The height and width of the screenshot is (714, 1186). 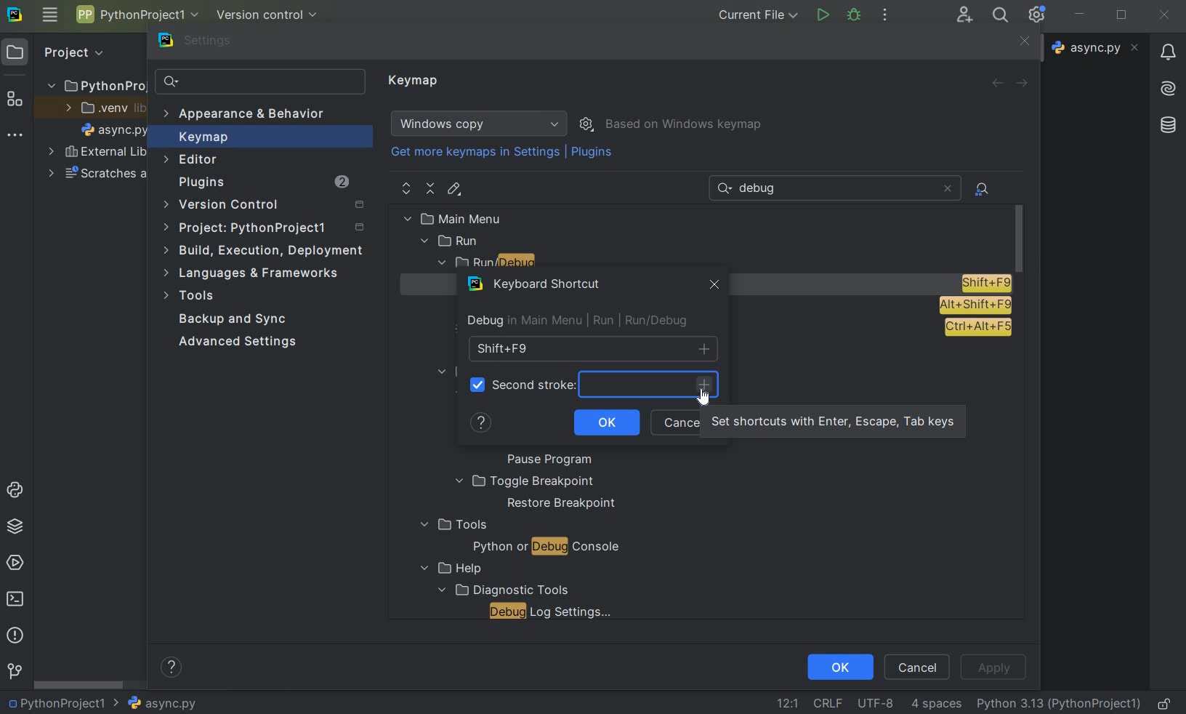 What do you see at coordinates (1170, 123) in the screenshot?
I see `database` at bounding box center [1170, 123].